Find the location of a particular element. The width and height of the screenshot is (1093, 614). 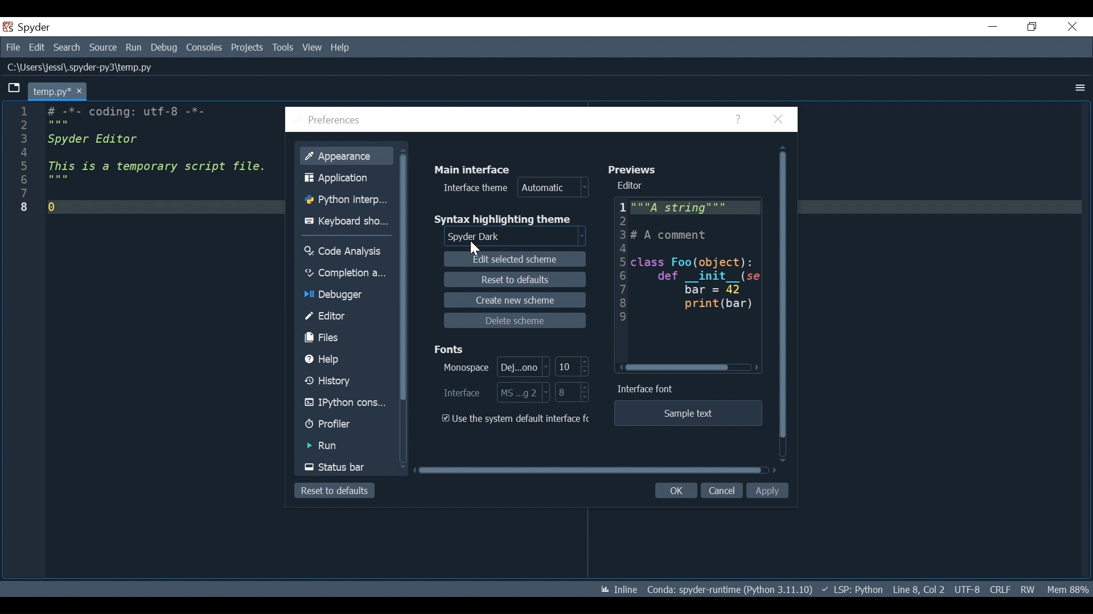

Debug is located at coordinates (163, 47).